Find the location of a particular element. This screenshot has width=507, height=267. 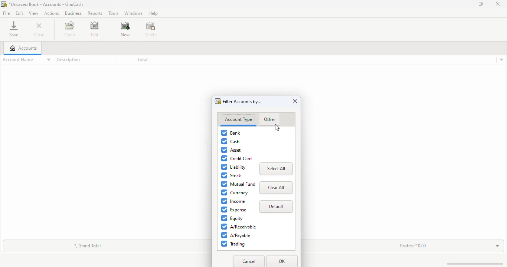

account type is located at coordinates (238, 119).